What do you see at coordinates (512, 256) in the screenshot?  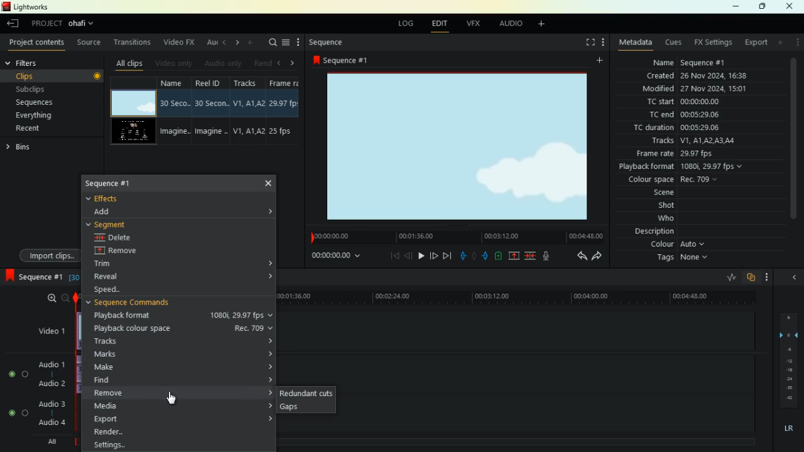 I see `up` at bounding box center [512, 256].